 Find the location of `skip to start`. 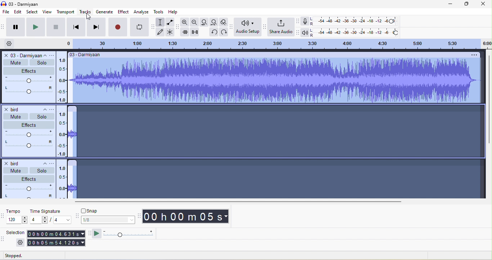

skip to start is located at coordinates (76, 27).